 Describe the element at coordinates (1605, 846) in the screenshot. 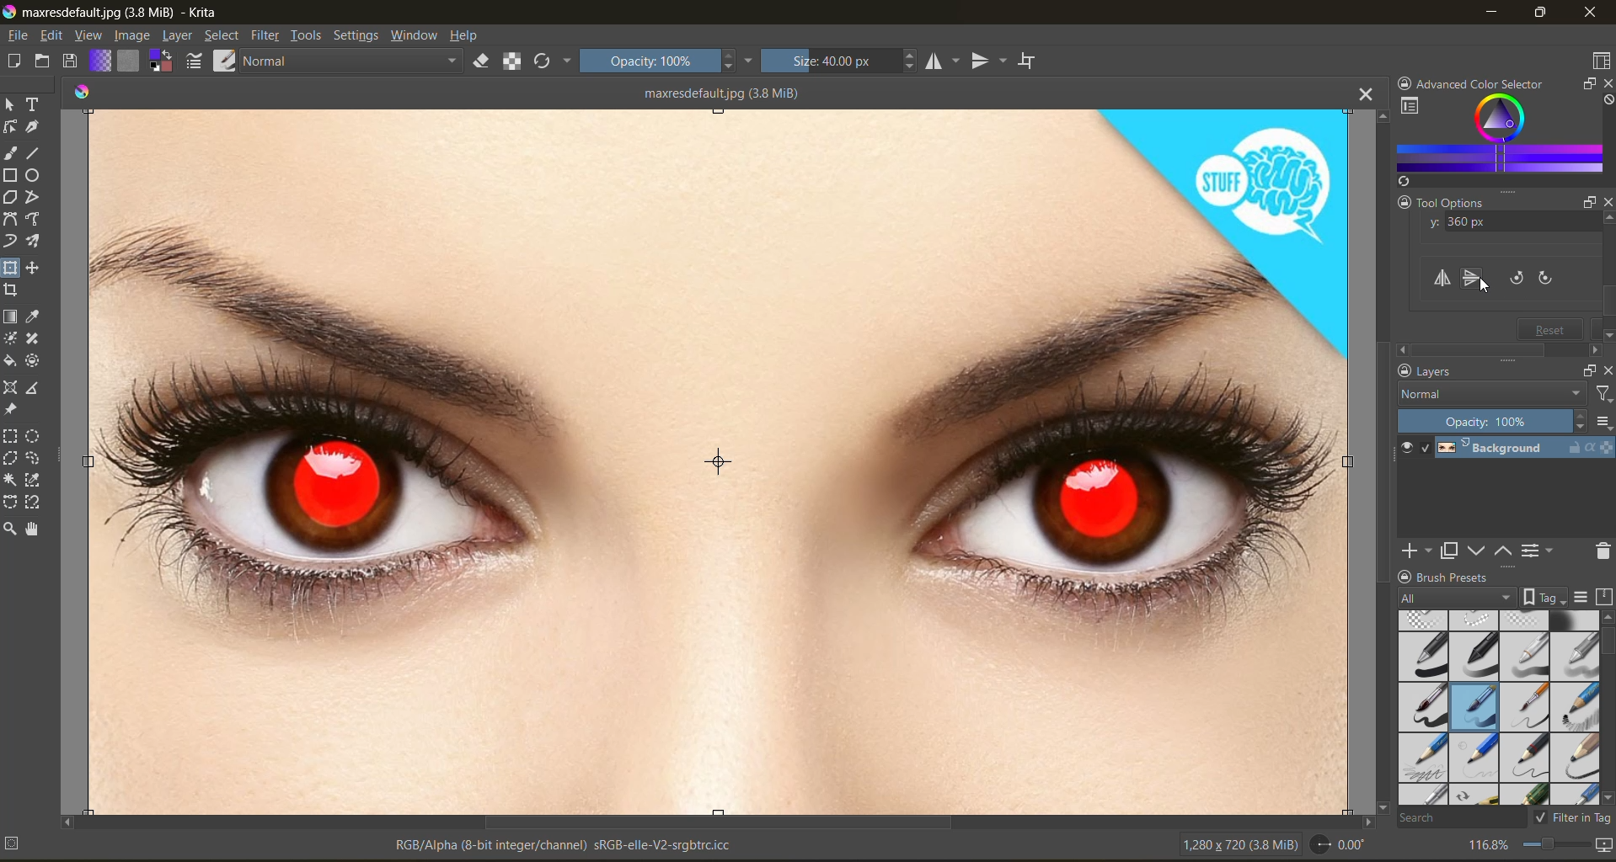

I see `map the canvas` at that location.